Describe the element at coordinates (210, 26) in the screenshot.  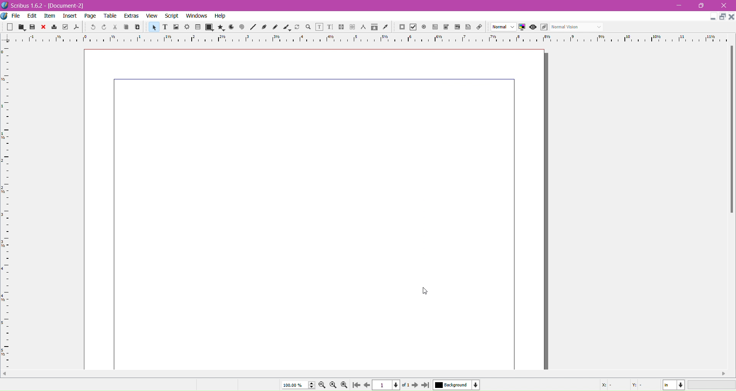
I see `icon` at that location.